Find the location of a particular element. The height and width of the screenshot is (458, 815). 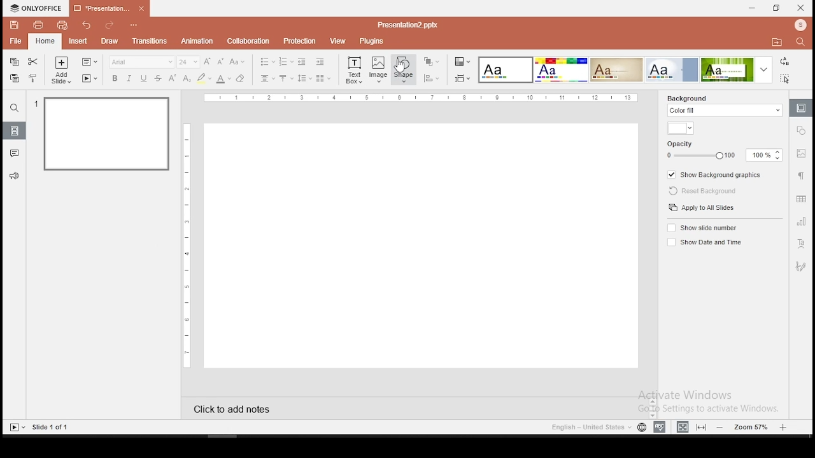

support and feedback is located at coordinates (15, 176).